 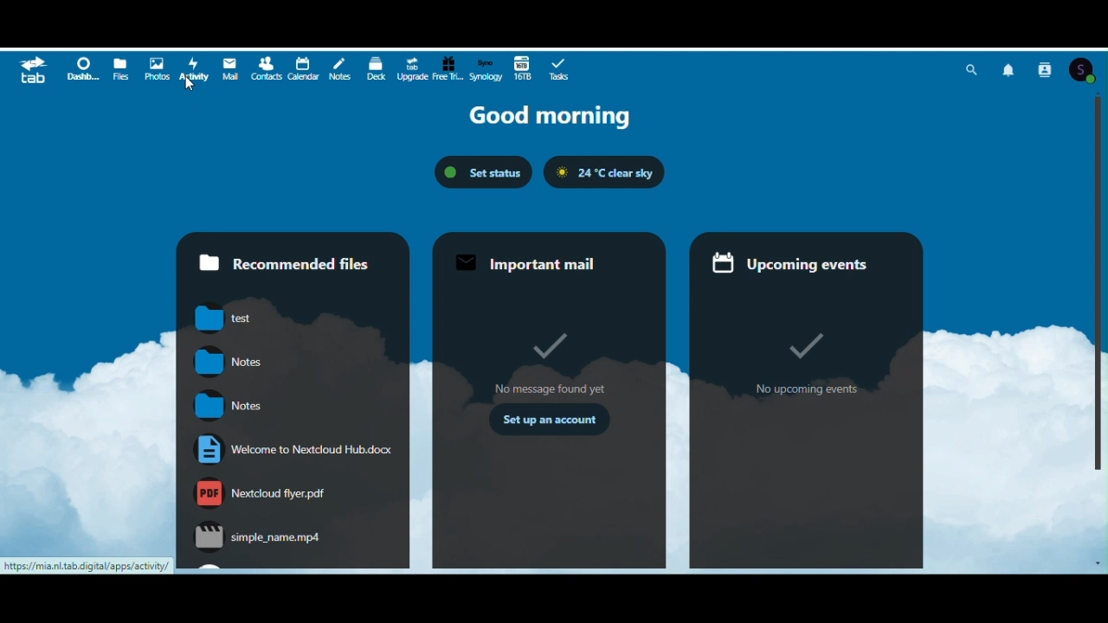 I want to click on Upcoming events, so click(x=809, y=401).